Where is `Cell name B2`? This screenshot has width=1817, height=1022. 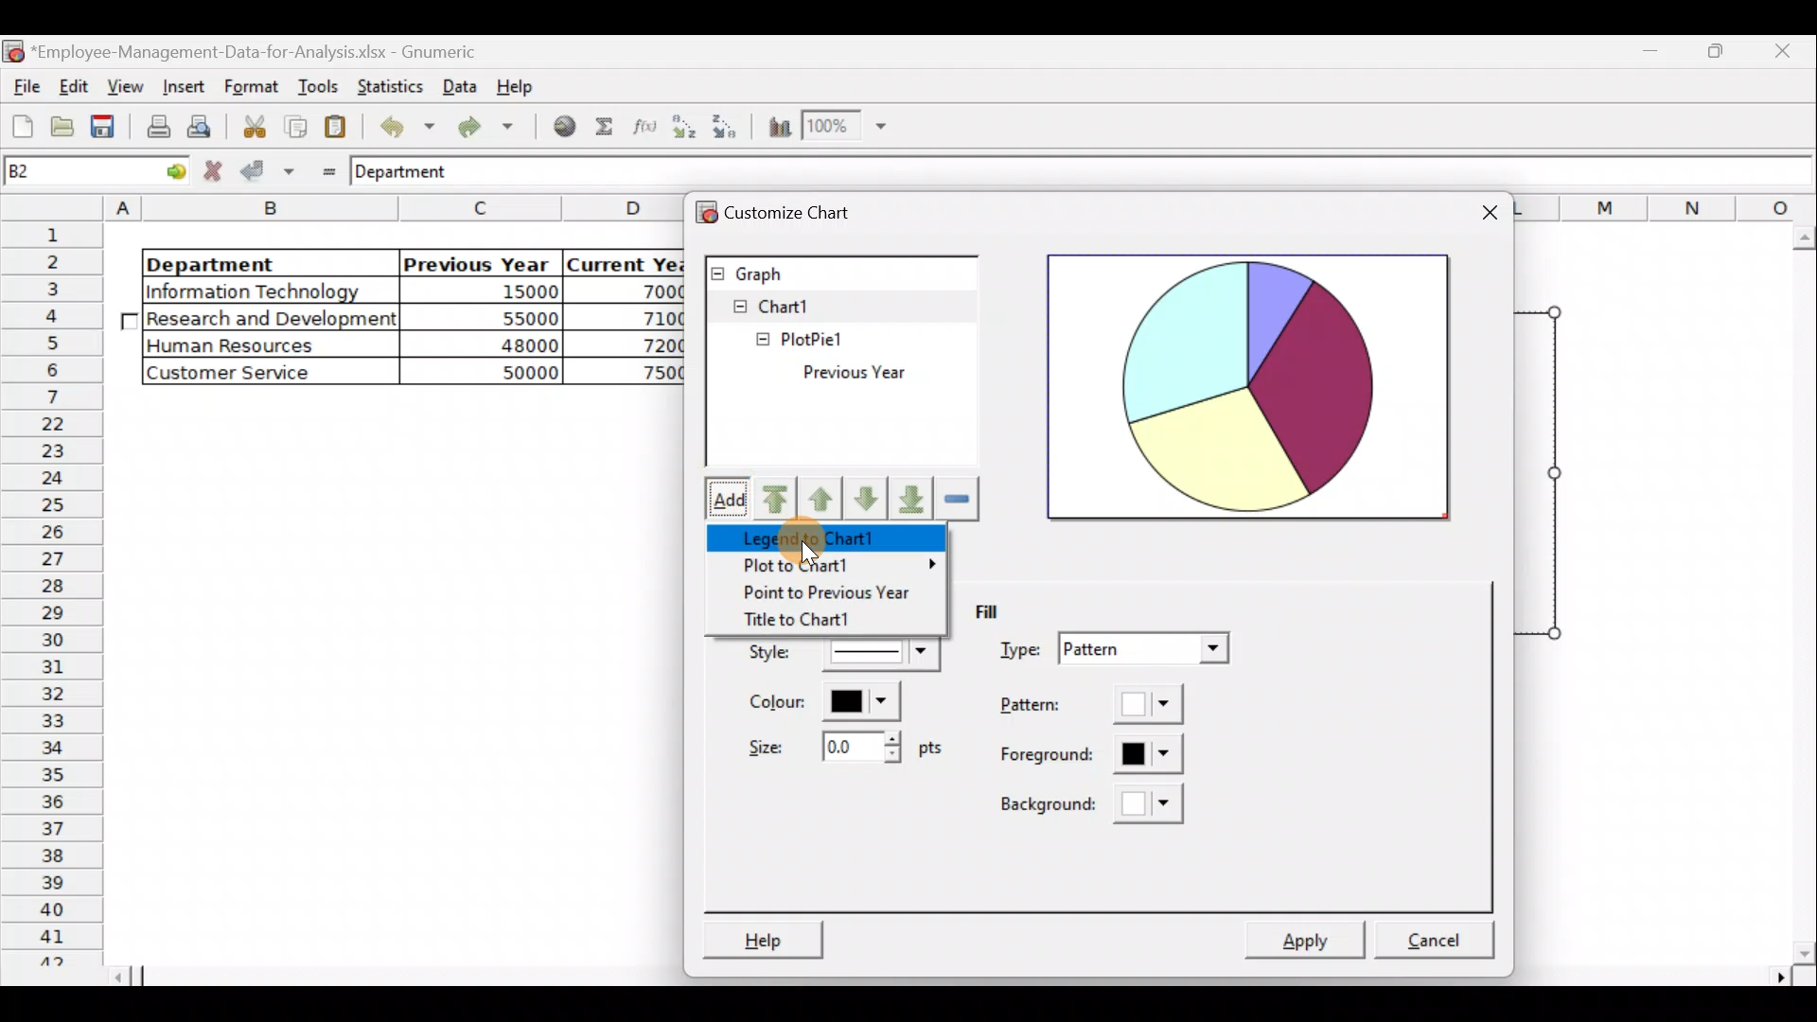
Cell name B2 is located at coordinates (63, 173).